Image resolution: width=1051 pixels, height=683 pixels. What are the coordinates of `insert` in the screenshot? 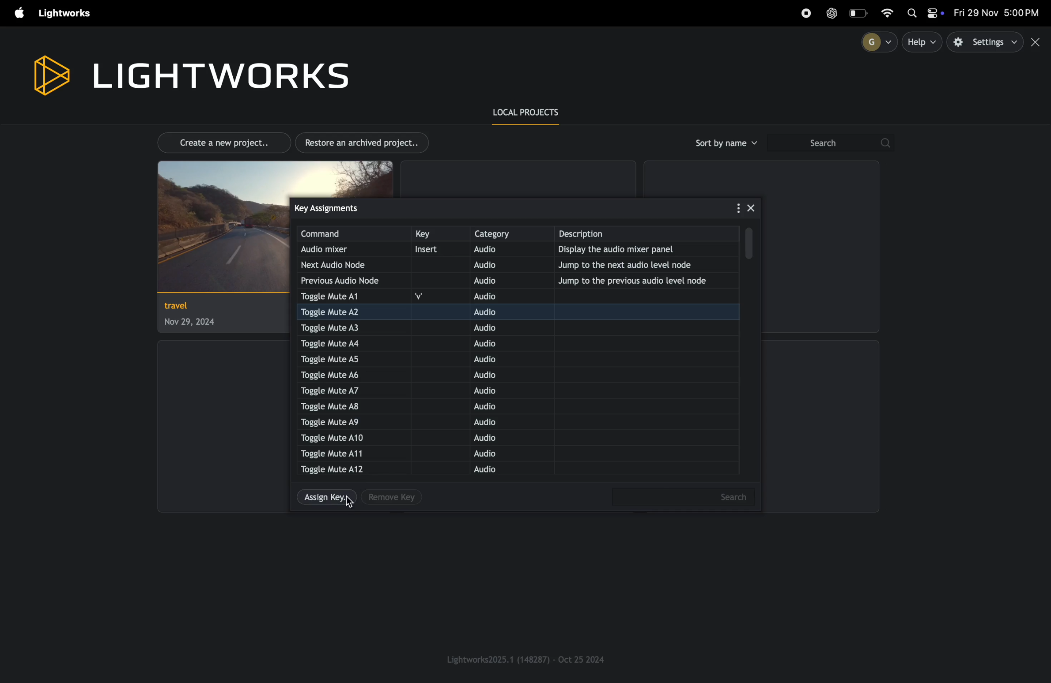 It's located at (435, 250).